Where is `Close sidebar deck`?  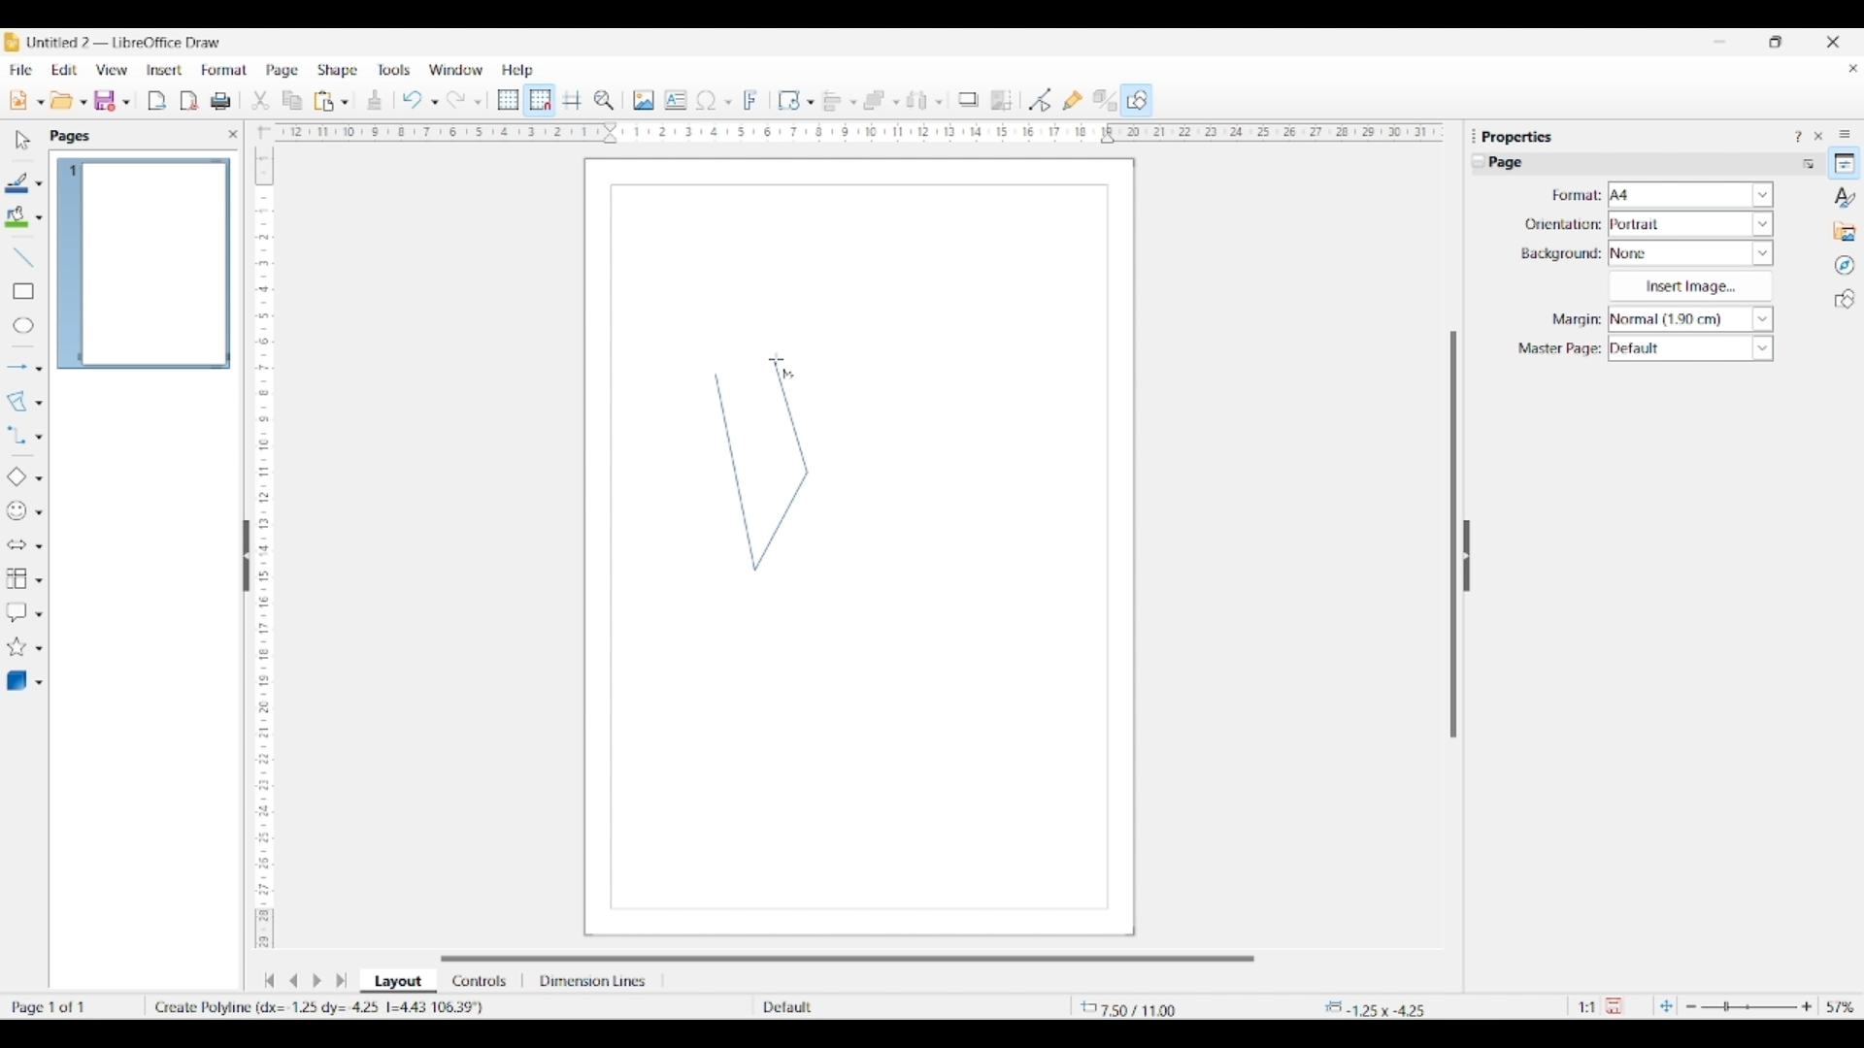
Close sidebar deck is located at coordinates (1818, 136).